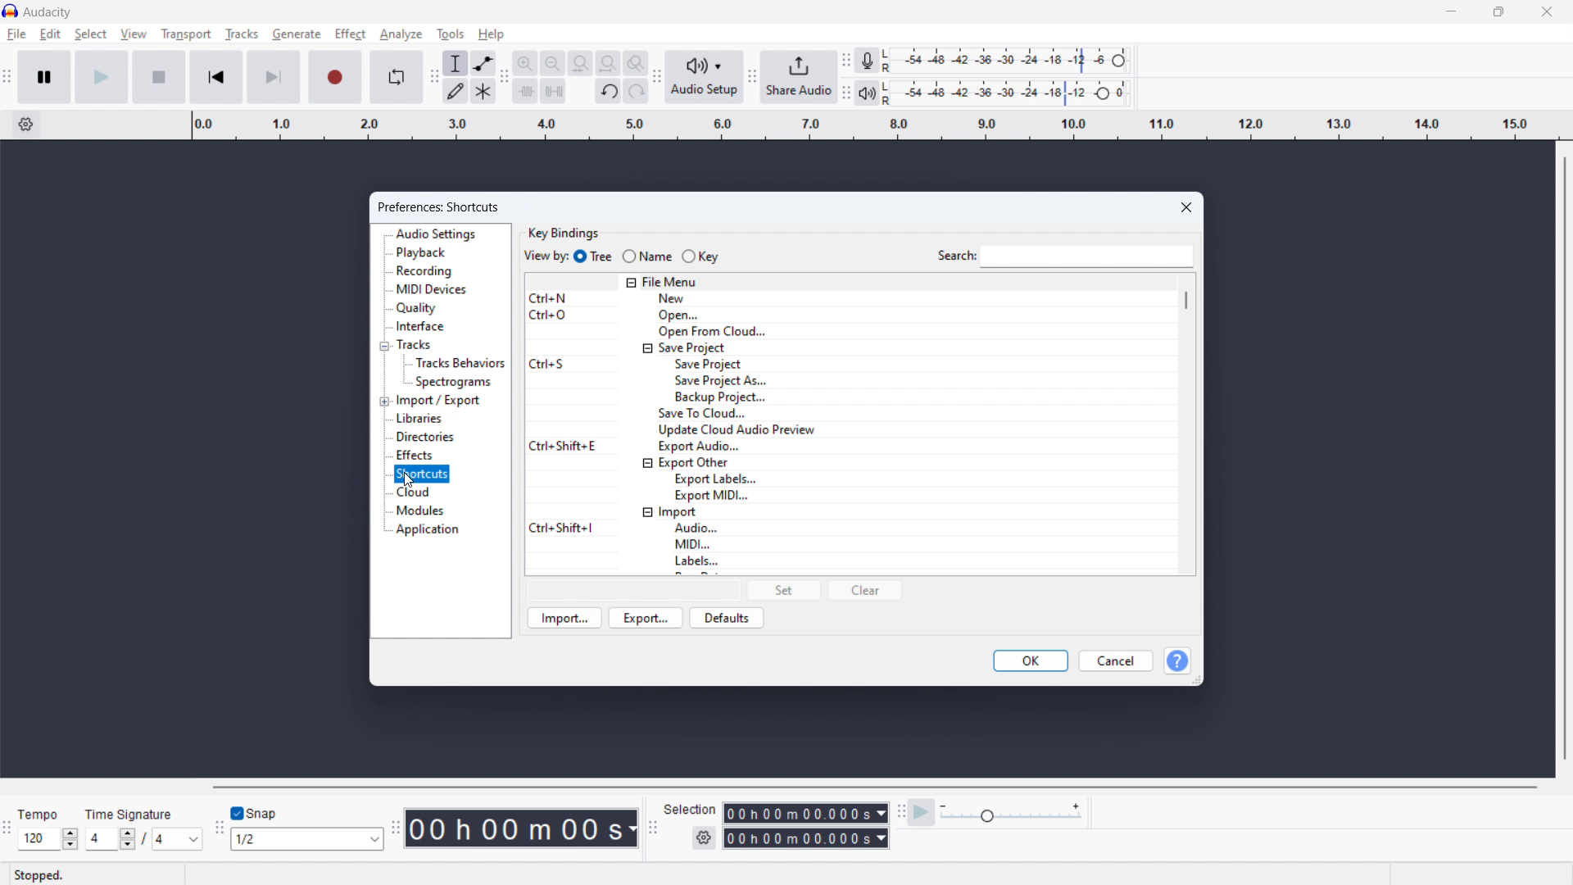  I want to click on actions for shortcuts, so click(745, 425).